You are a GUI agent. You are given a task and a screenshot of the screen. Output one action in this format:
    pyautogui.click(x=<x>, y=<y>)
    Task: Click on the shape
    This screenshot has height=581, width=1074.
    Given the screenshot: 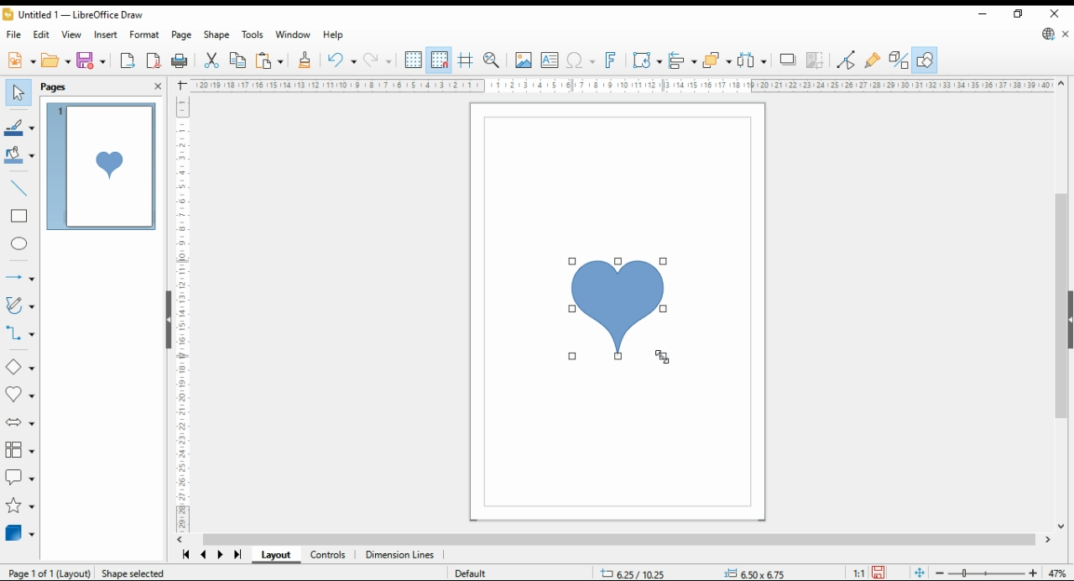 What is the action you would take?
    pyautogui.click(x=216, y=35)
    